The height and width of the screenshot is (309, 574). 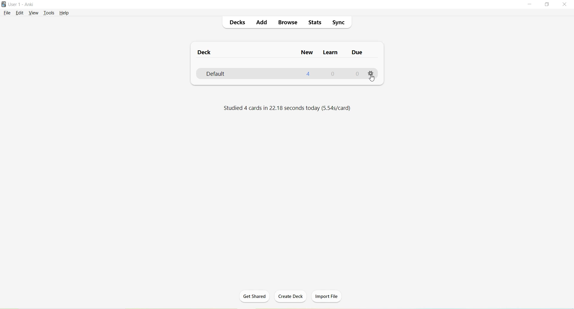 I want to click on Learn, so click(x=329, y=53).